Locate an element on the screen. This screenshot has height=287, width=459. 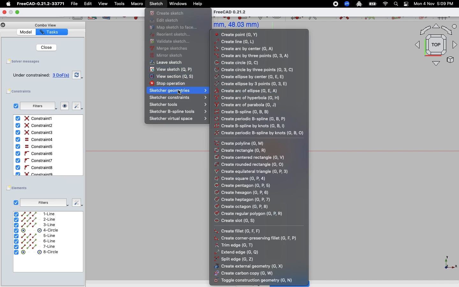
Sketcher constraints is located at coordinates (179, 98).